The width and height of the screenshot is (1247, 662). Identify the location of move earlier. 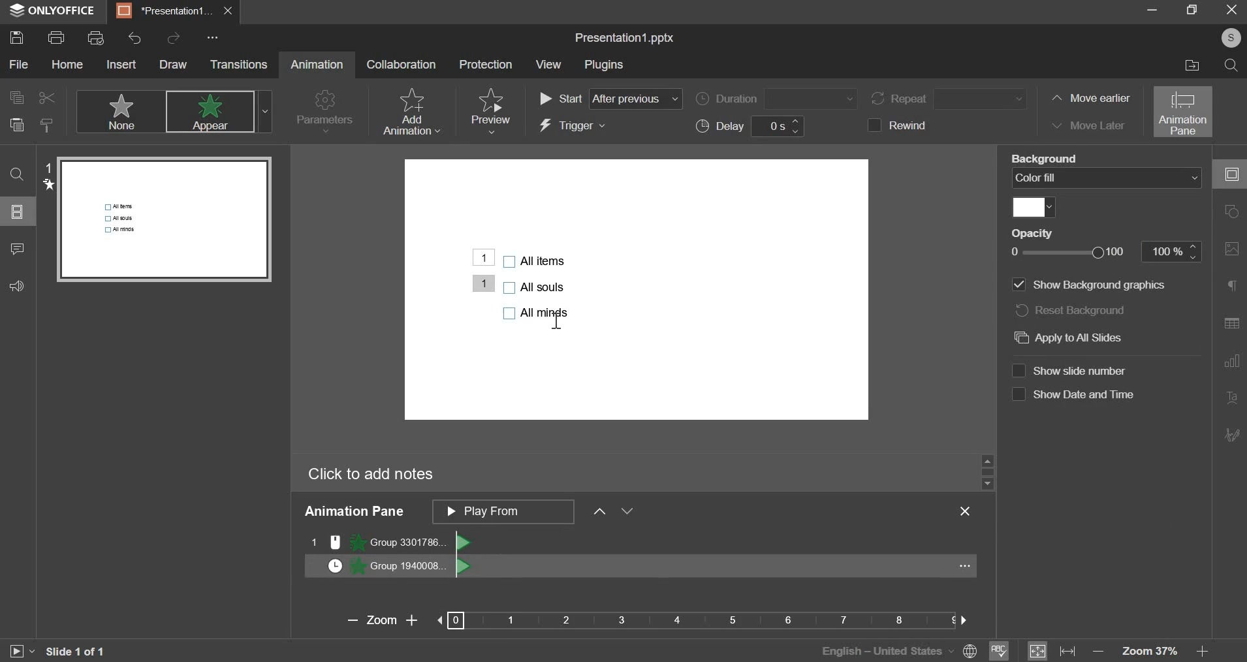
(1088, 99).